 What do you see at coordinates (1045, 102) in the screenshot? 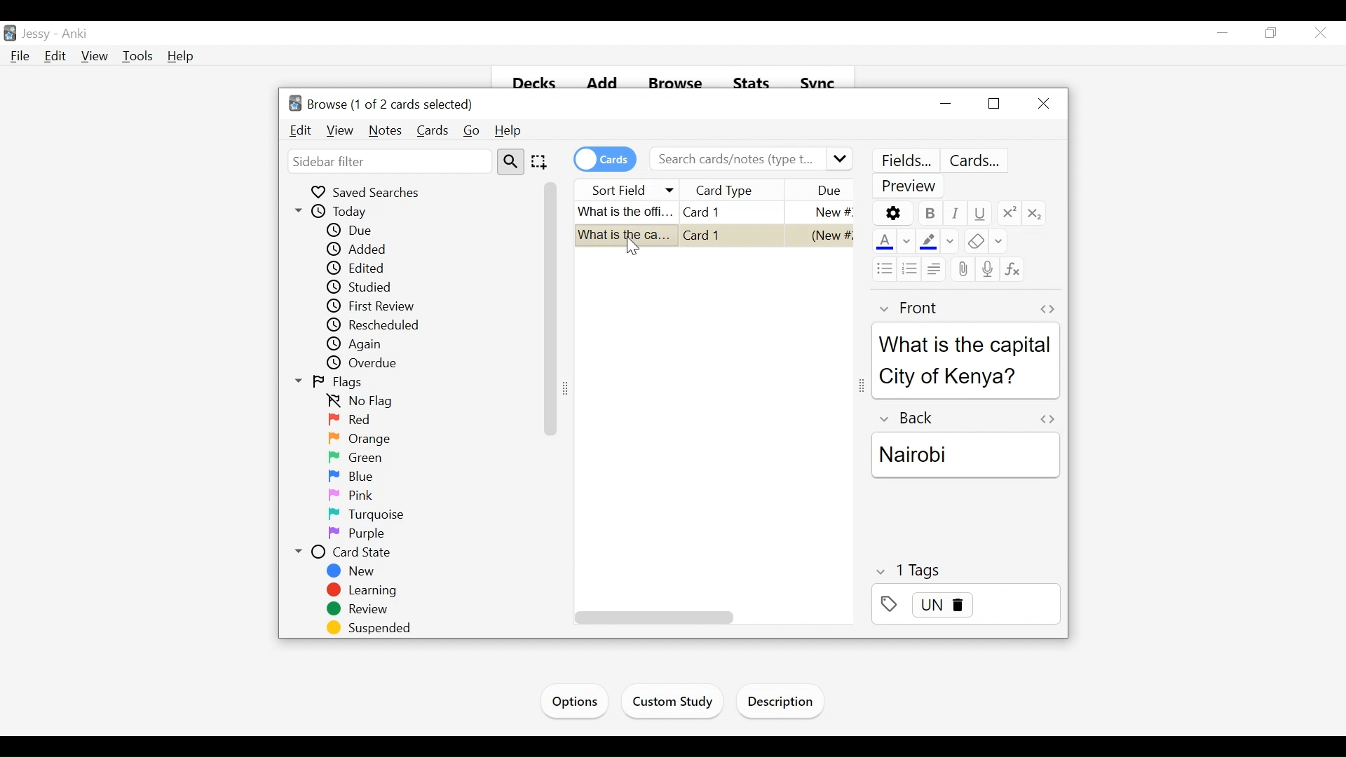
I see `Close` at bounding box center [1045, 102].